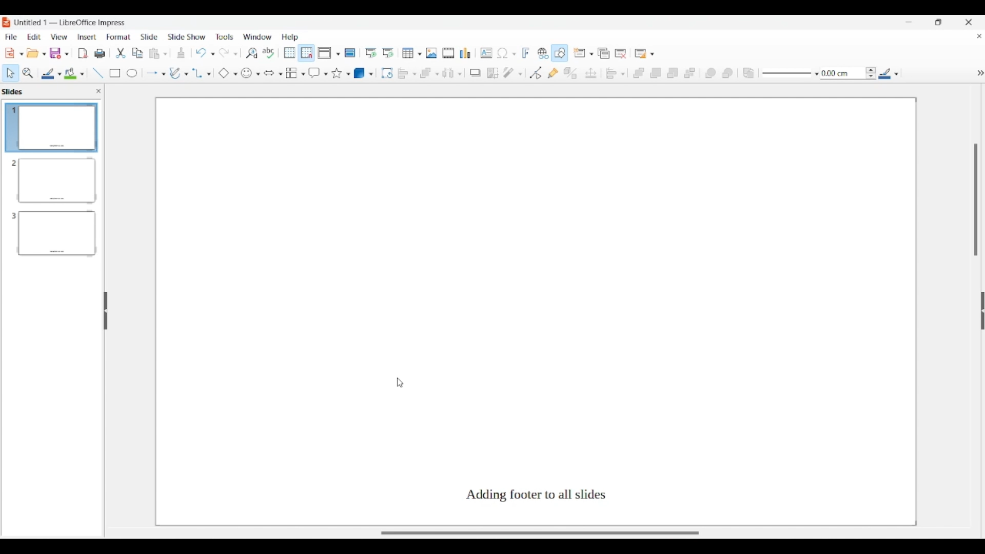  I want to click on New slide options, so click(583, 53).